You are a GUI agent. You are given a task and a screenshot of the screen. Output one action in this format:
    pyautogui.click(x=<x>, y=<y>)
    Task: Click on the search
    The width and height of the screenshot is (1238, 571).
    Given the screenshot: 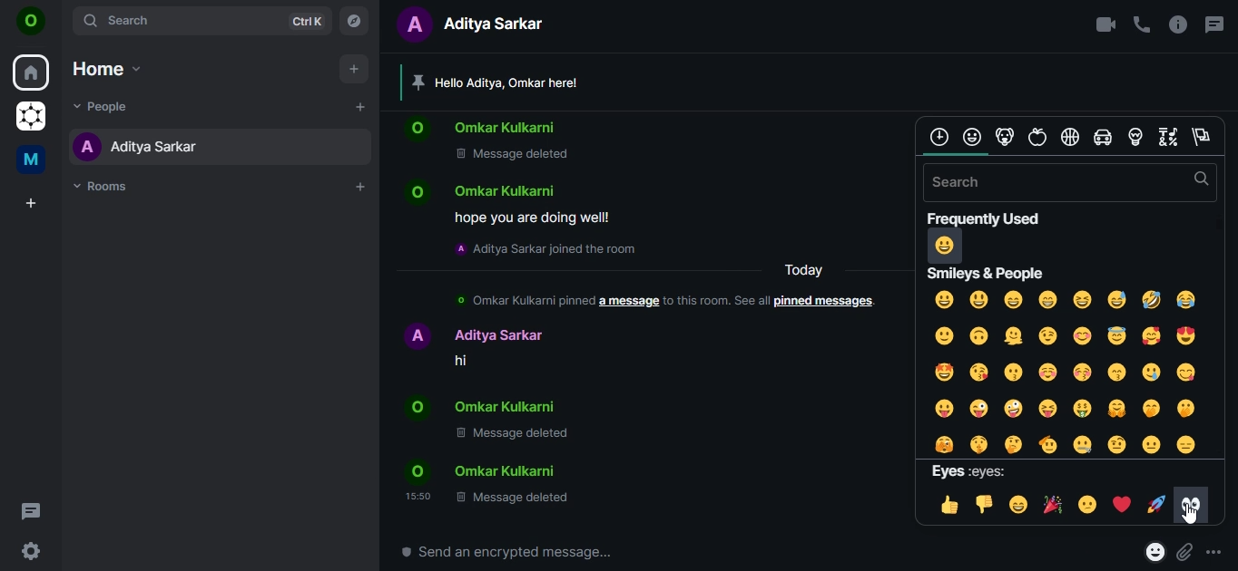 What is the action you would take?
    pyautogui.click(x=204, y=21)
    